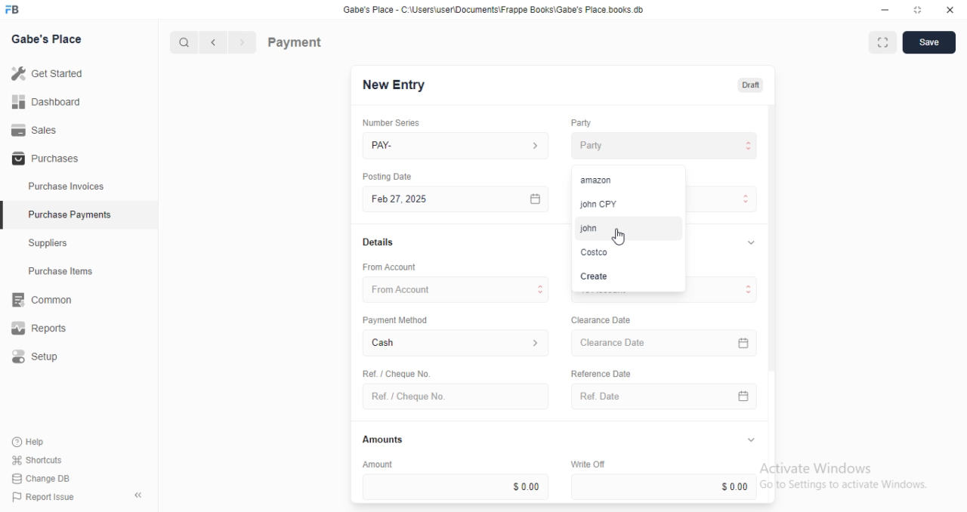 The width and height of the screenshot is (967, 512). What do you see at coordinates (17, 10) in the screenshot?
I see `logo` at bounding box center [17, 10].